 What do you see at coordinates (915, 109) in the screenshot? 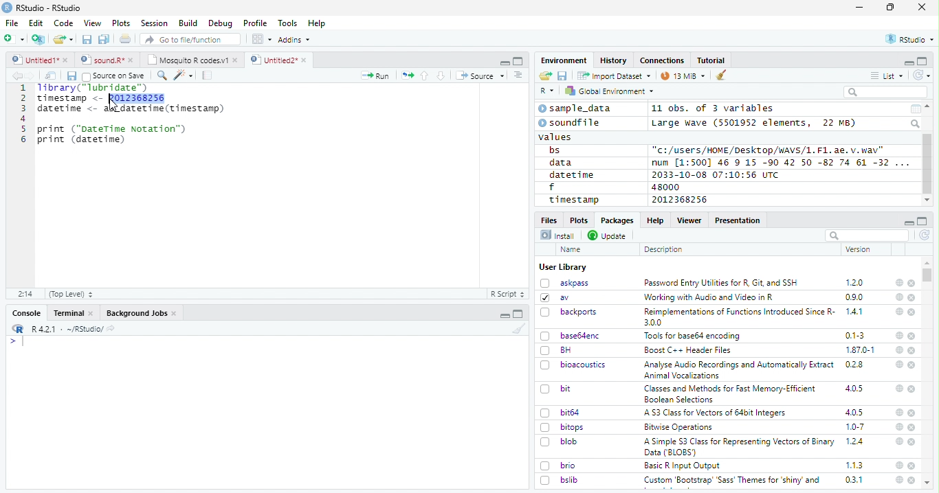
I see `Calendar` at bounding box center [915, 109].